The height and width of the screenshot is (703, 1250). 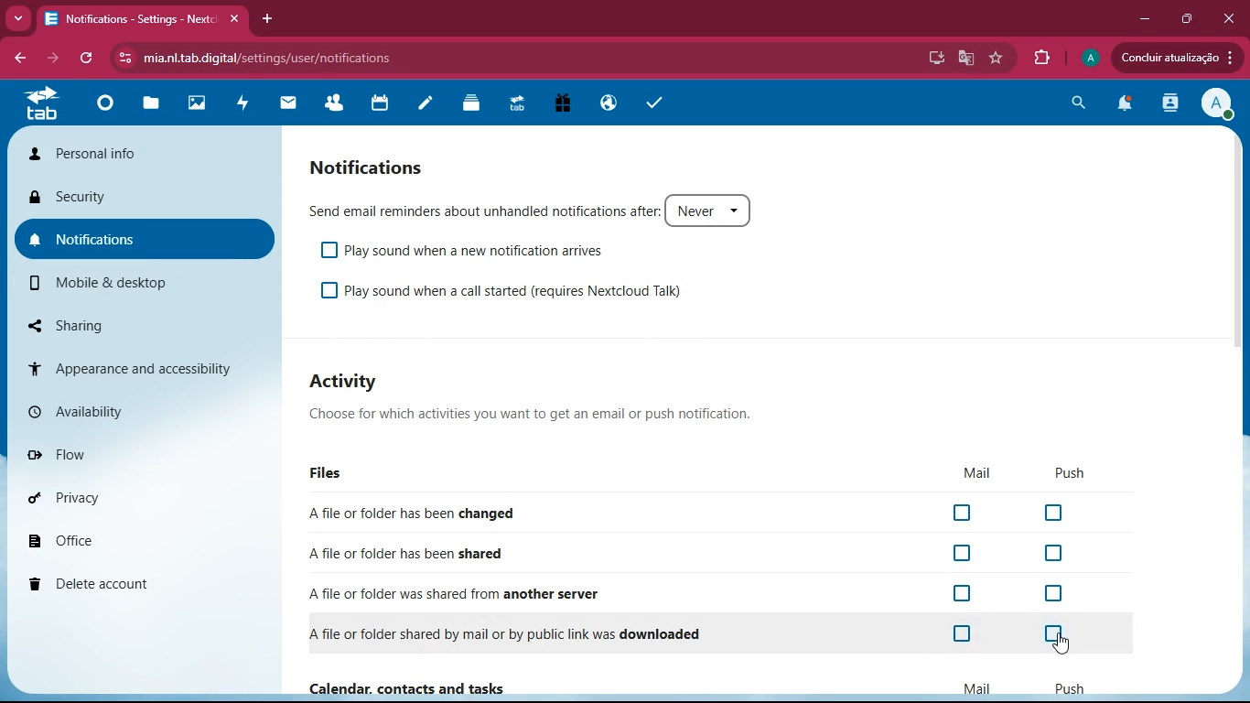 What do you see at coordinates (467, 105) in the screenshot?
I see `layers` at bounding box center [467, 105].